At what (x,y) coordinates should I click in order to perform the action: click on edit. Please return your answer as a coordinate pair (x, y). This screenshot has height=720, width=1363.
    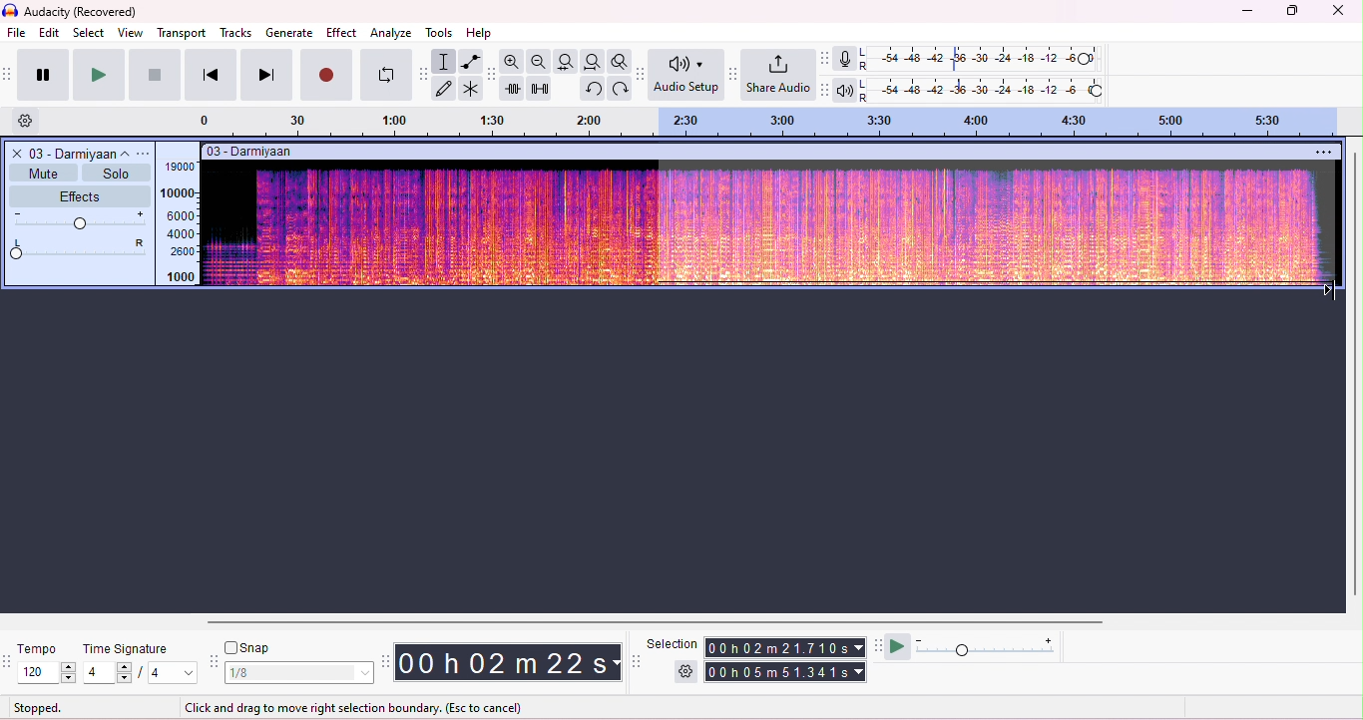
    Looking at the image, I should click on (50, 32).